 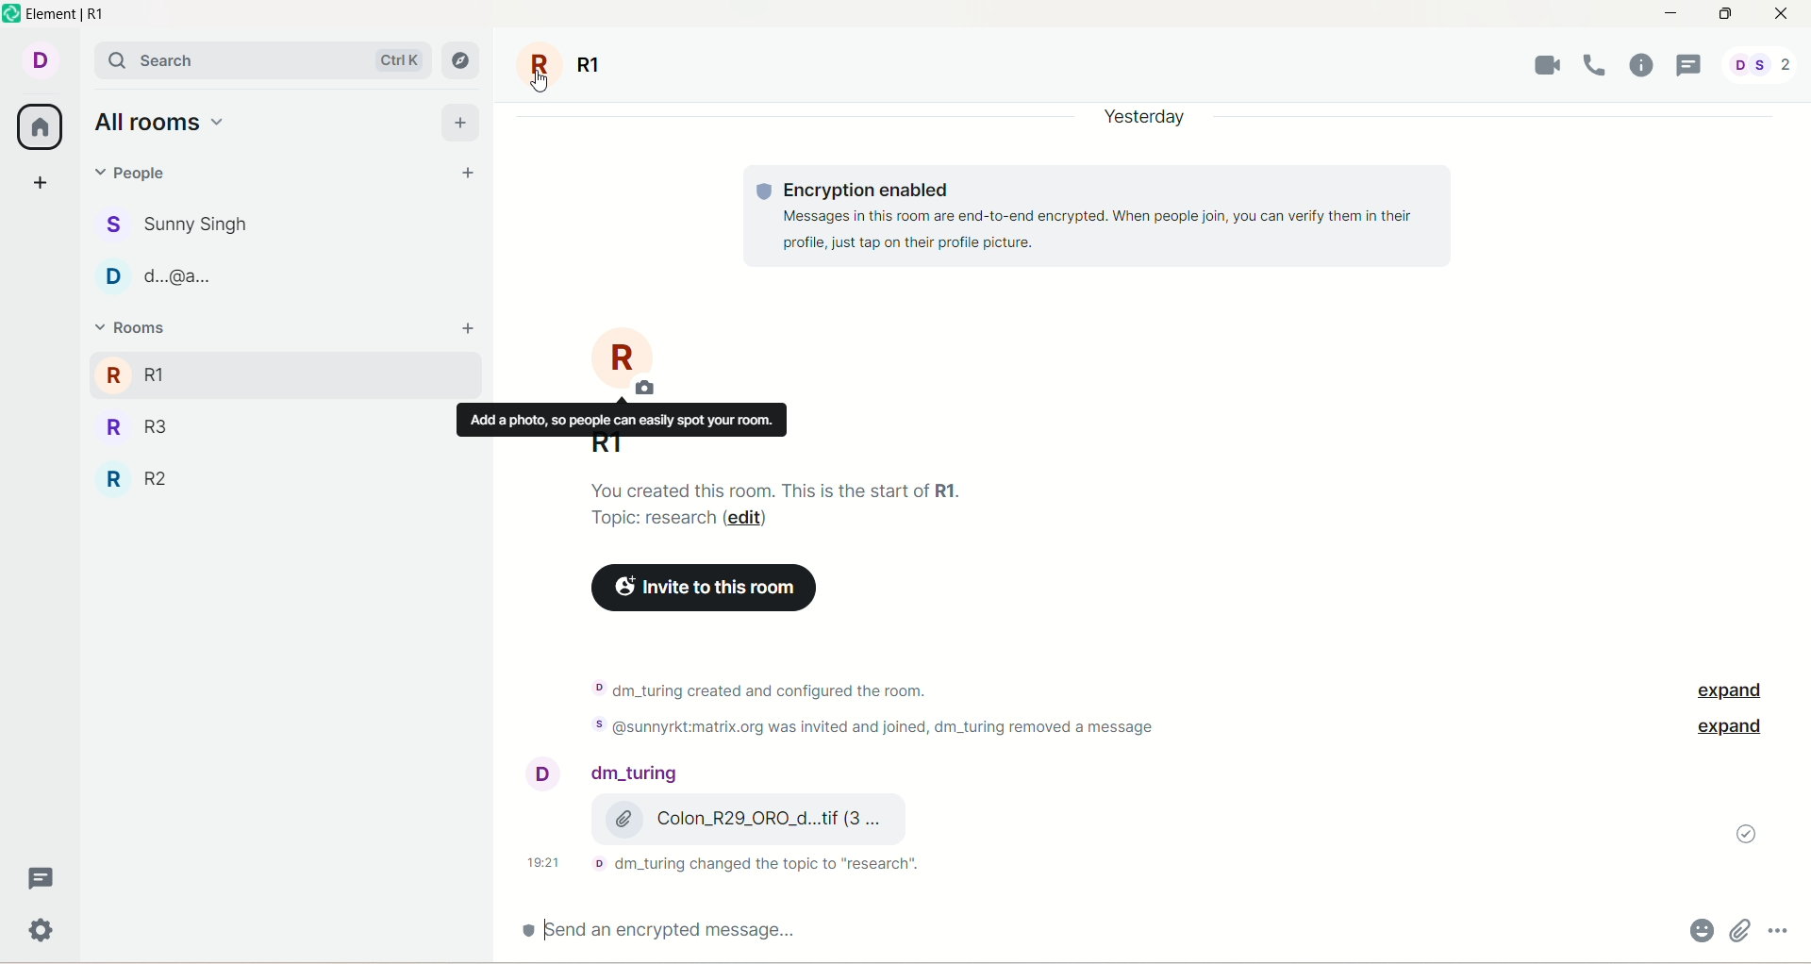 I want to click on , so click(x=44, y=935).